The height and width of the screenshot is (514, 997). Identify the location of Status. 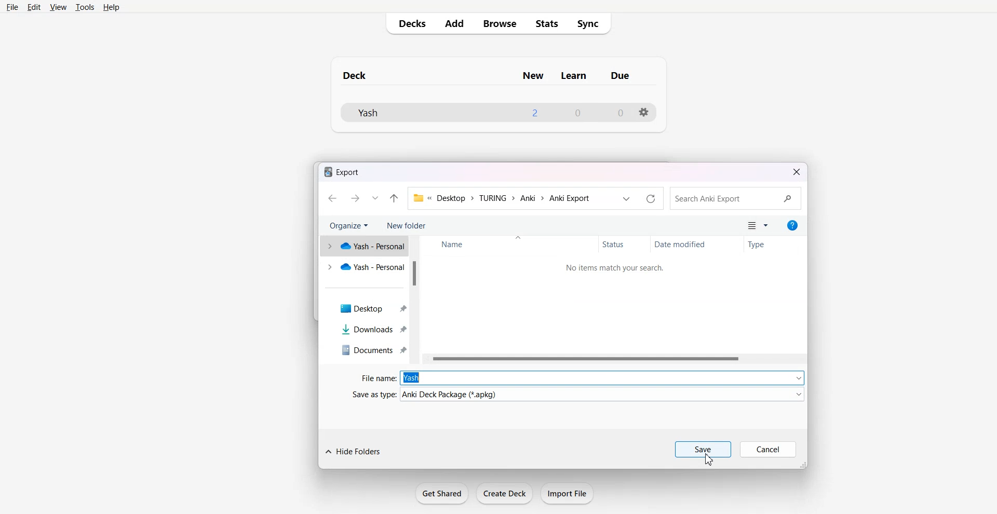
(619, 245).